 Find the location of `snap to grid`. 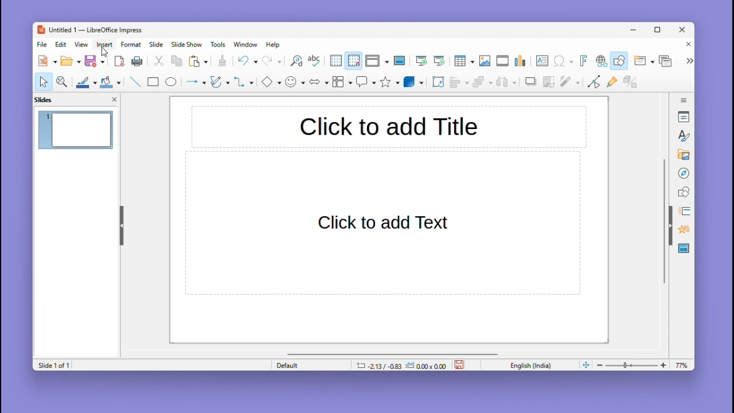

snap to grid is located at coordinates (353, 61).